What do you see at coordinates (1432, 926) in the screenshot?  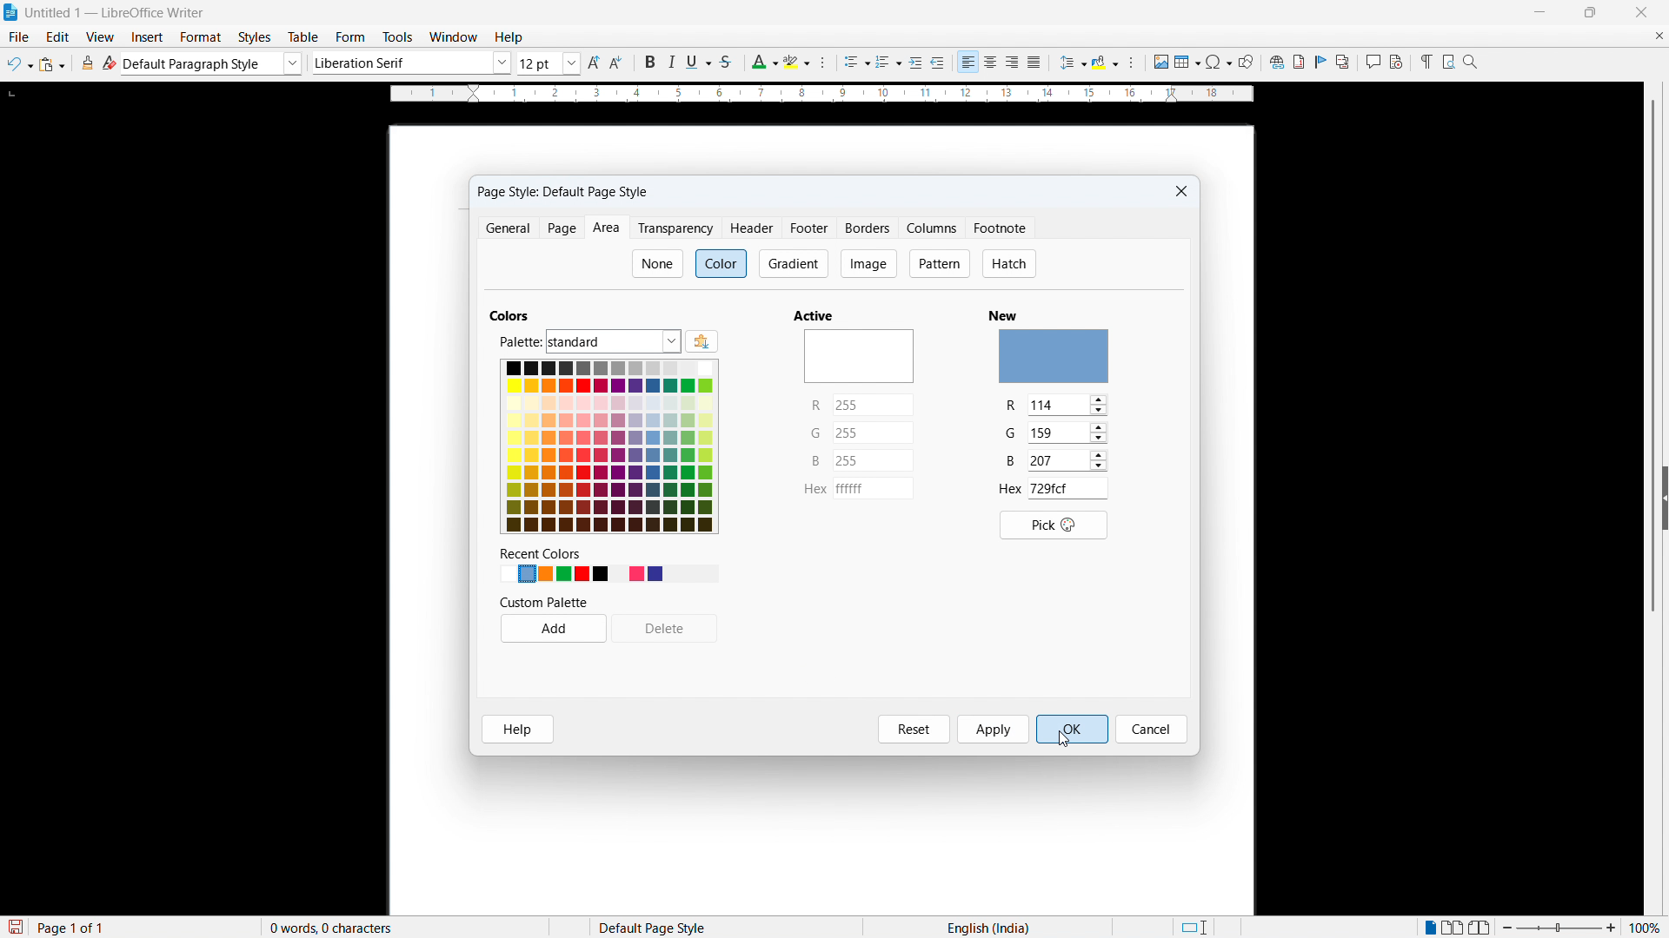 I see `Single page view ` at bounding box center [1432, 926].